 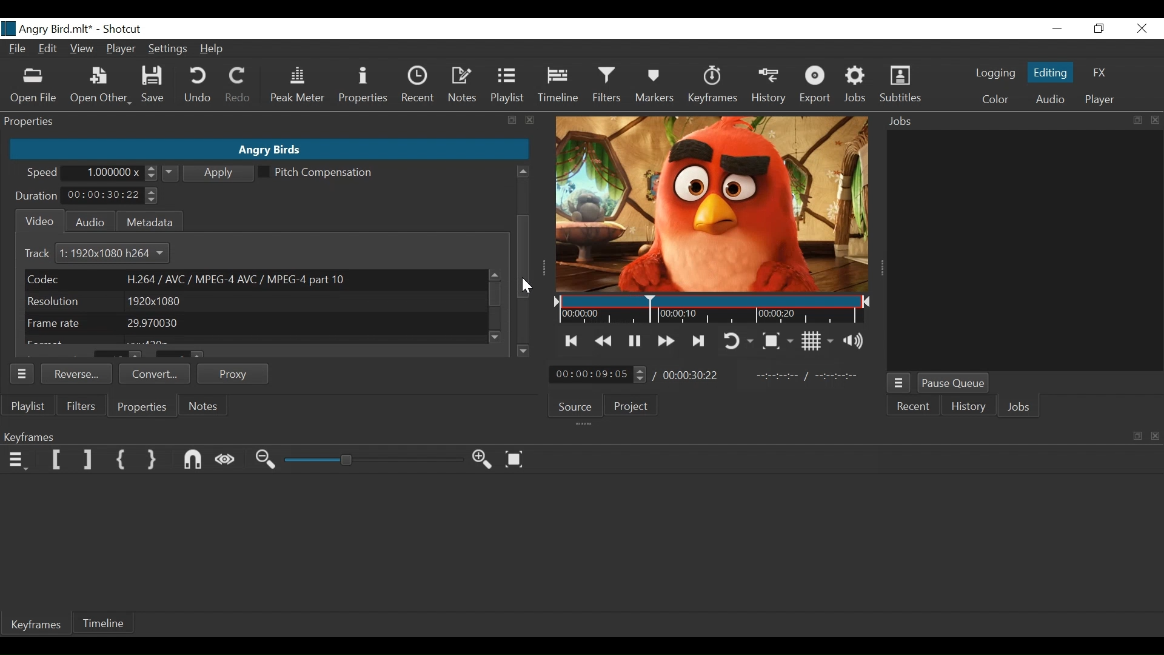 What do you see at coordinates (37, 197) in the screenshot?
I see `Duration` at bounding box center [37, 197].